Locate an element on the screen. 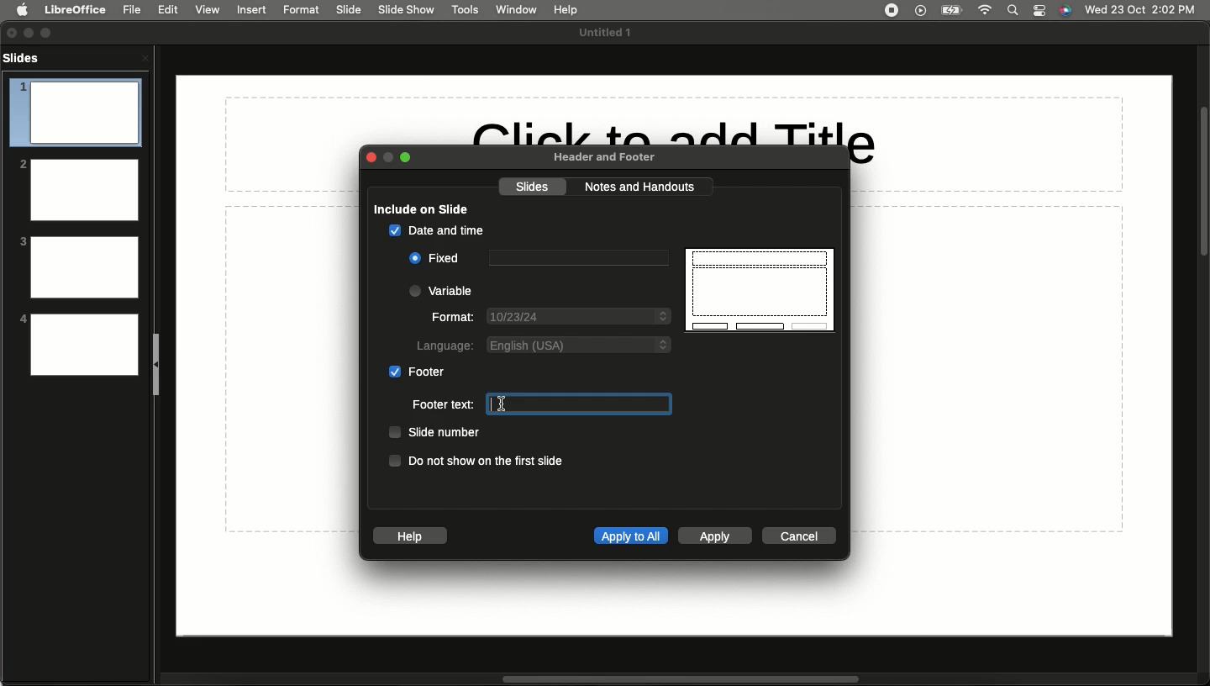 Image resolution: width=1210 pixels, height=686 pixels. Fixed is located at coordinates (436, 259).